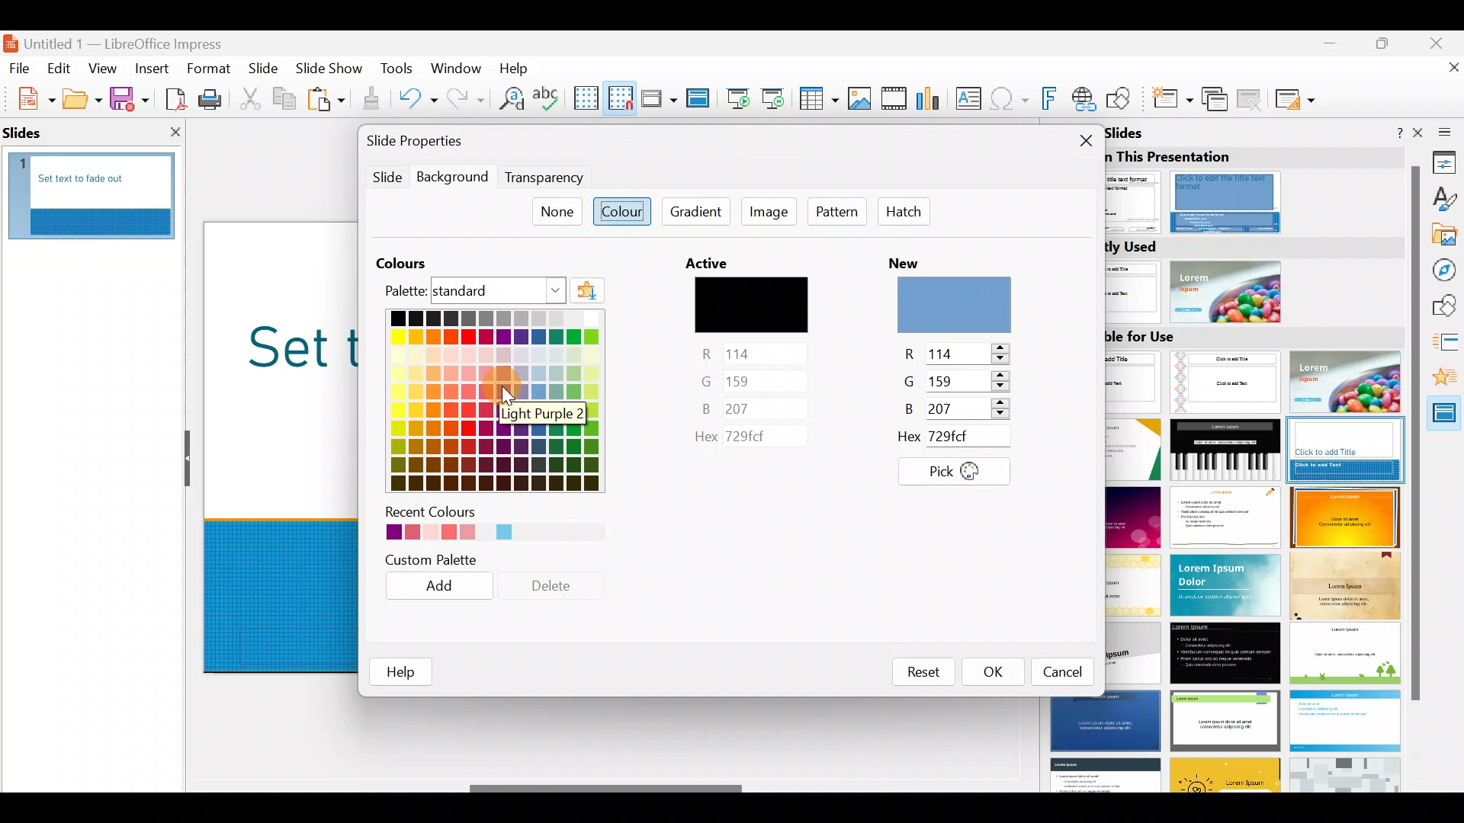 The image size is (1464, 823). What do you see at coordinates (696, 213) in the screenshot?
I see `Gradient` at bounding box center [696, 213].